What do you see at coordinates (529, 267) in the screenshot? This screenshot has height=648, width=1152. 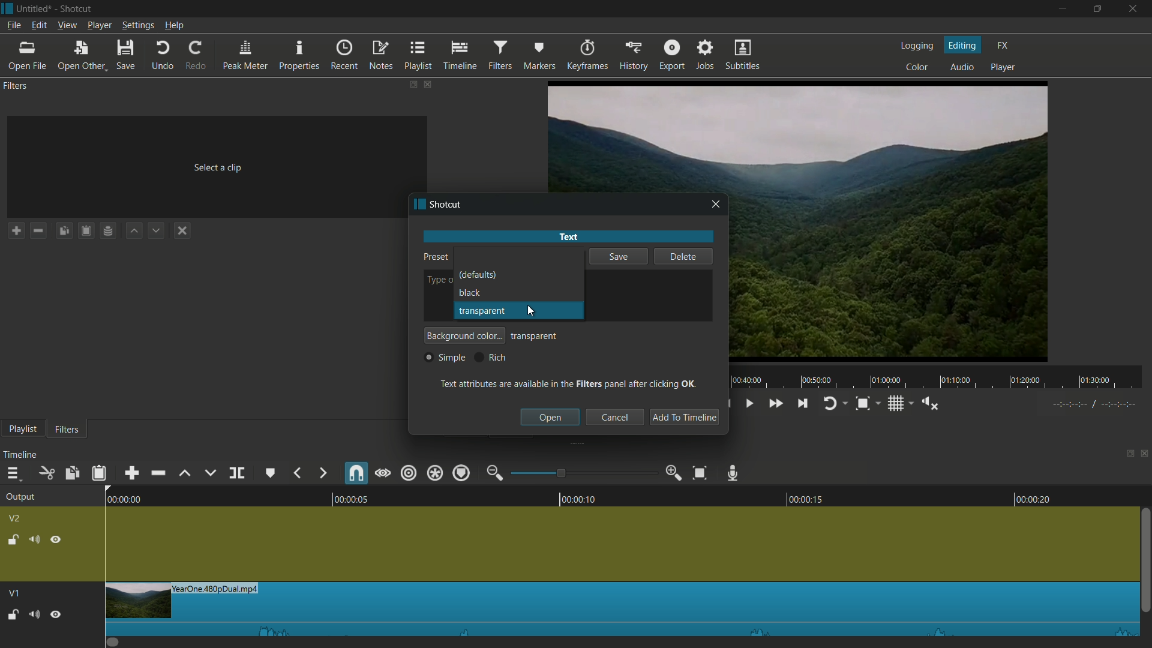 I see `cursor` at bounding box center [529, 267].